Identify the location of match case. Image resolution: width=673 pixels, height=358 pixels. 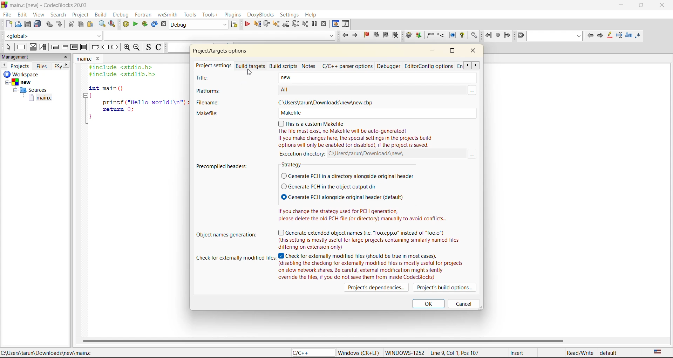
(628, 36).